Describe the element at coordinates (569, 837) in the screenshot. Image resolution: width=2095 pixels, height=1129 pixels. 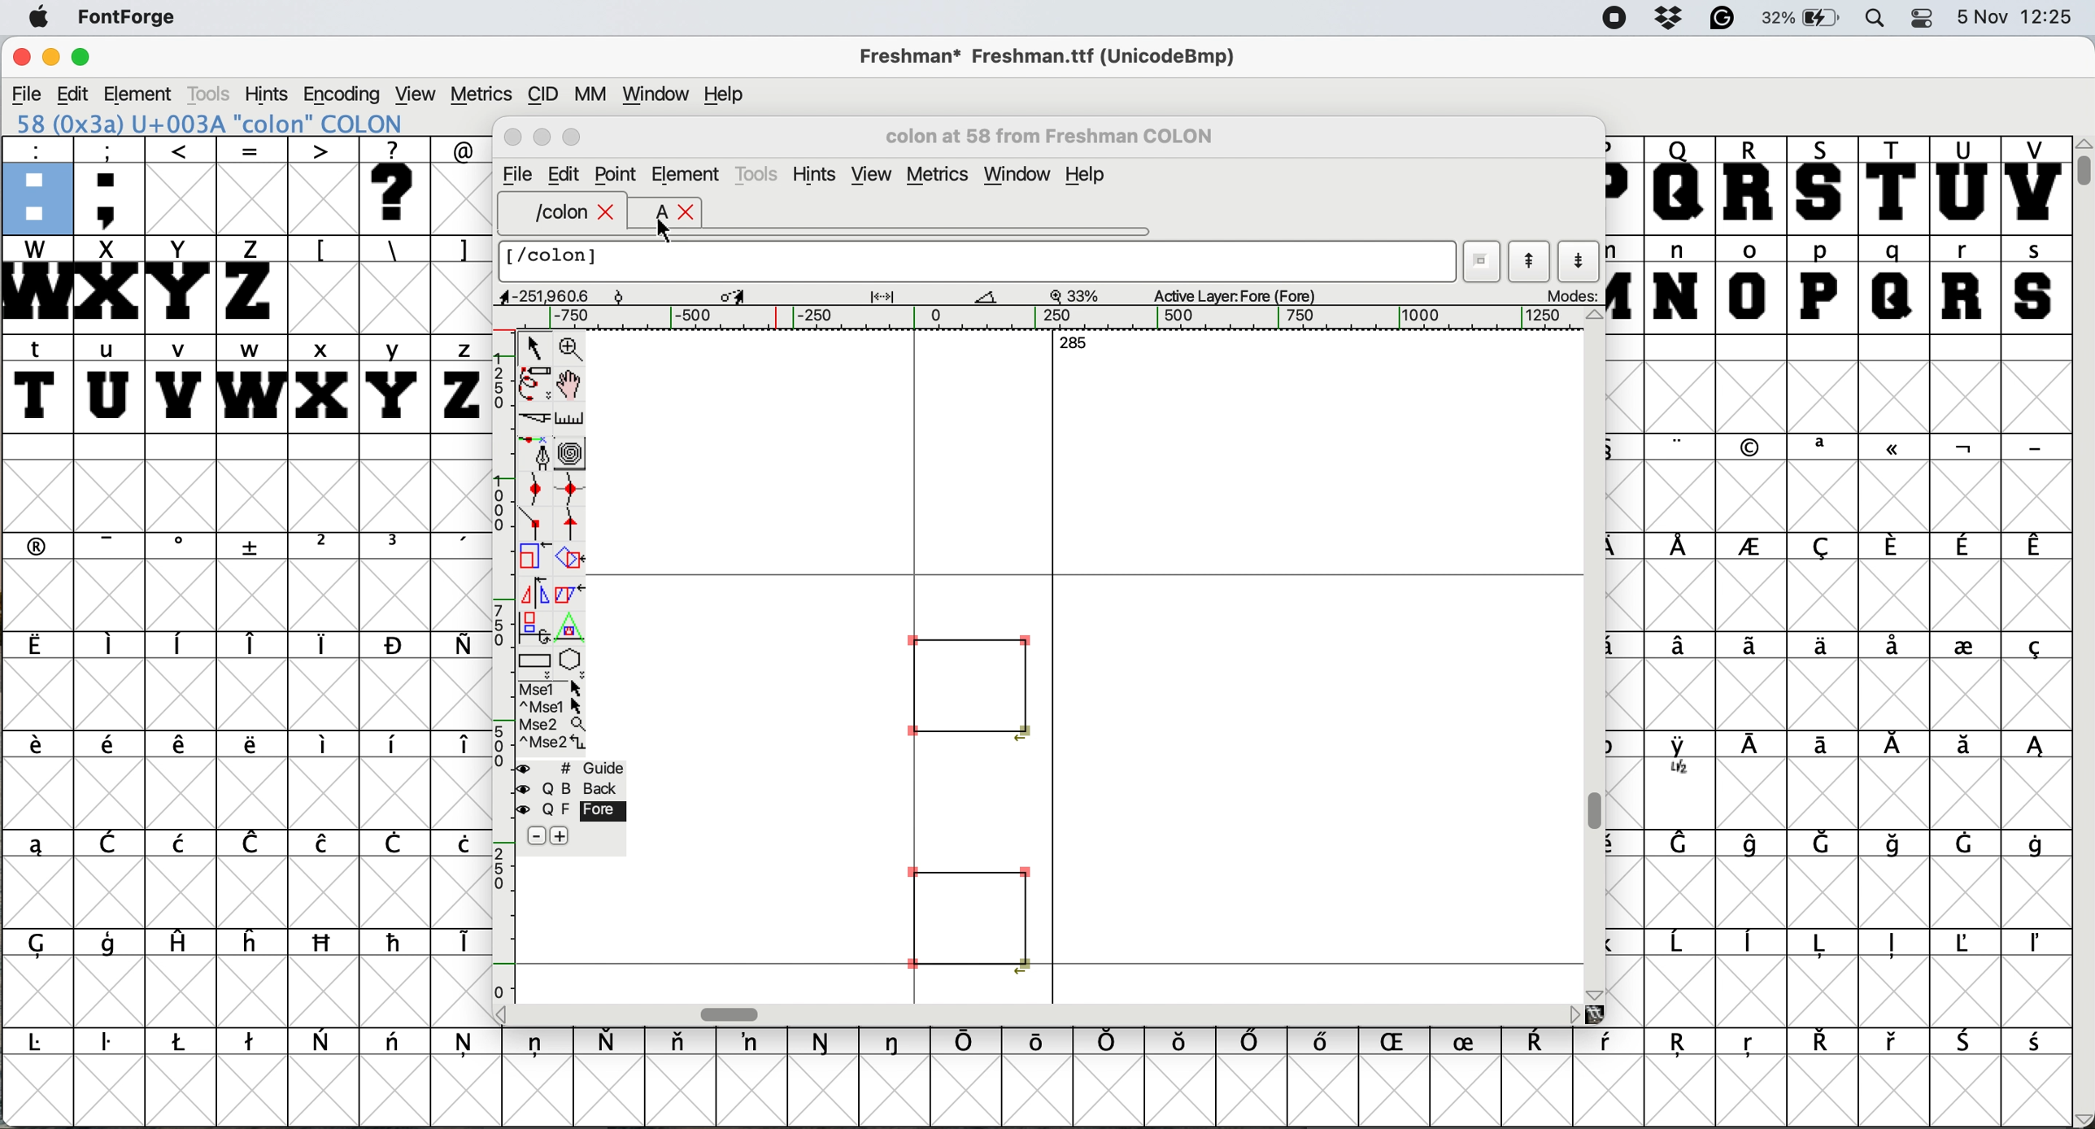
I see `add` at that location.